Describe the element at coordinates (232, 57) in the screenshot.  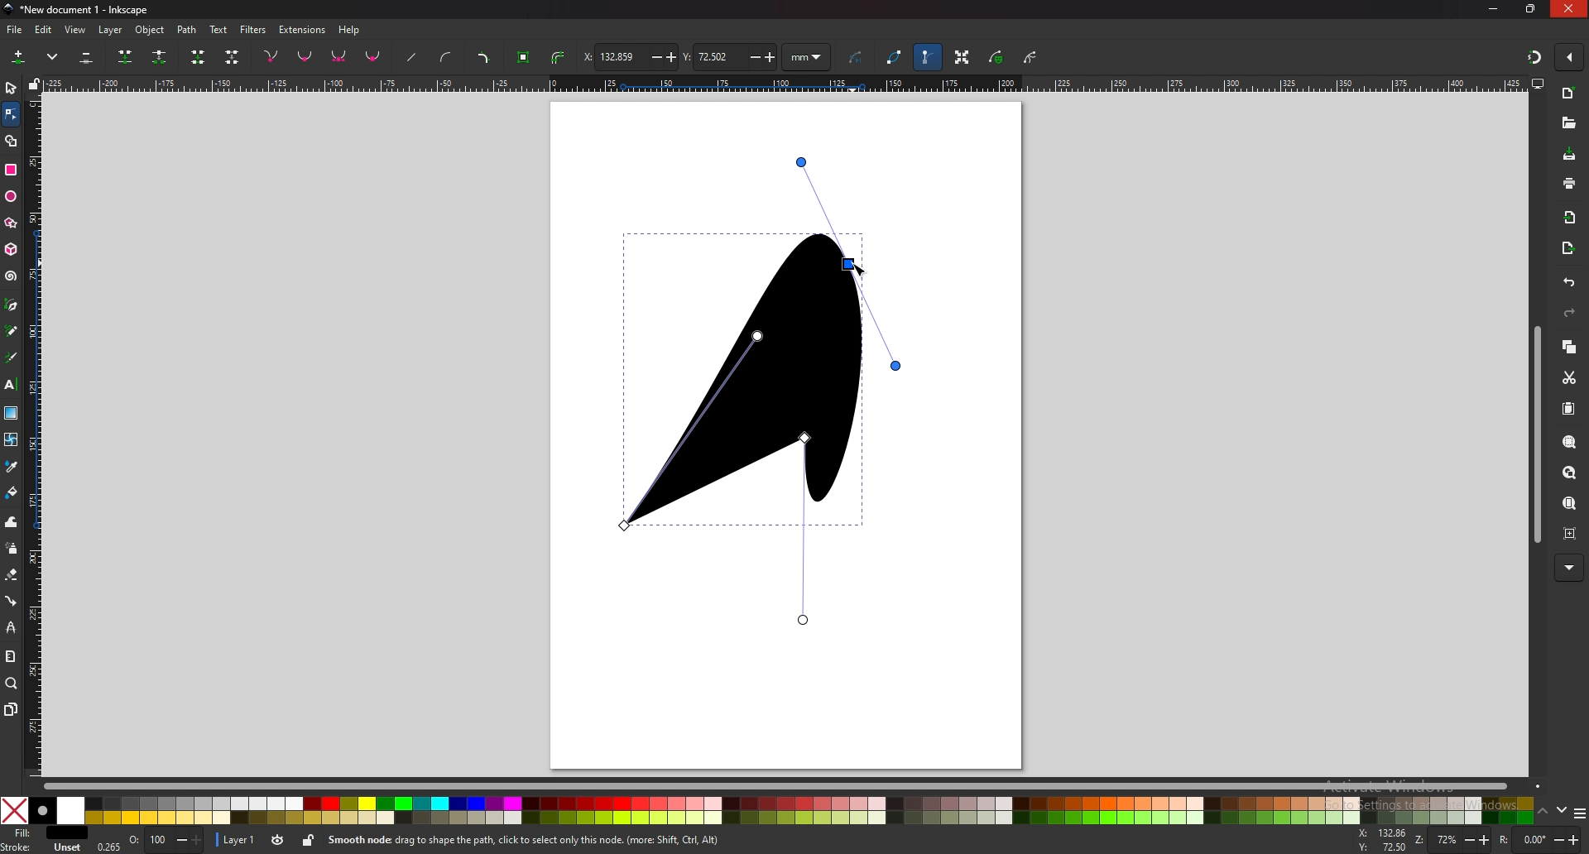
I see `delete segment between two non endpoint nodes` at that location.